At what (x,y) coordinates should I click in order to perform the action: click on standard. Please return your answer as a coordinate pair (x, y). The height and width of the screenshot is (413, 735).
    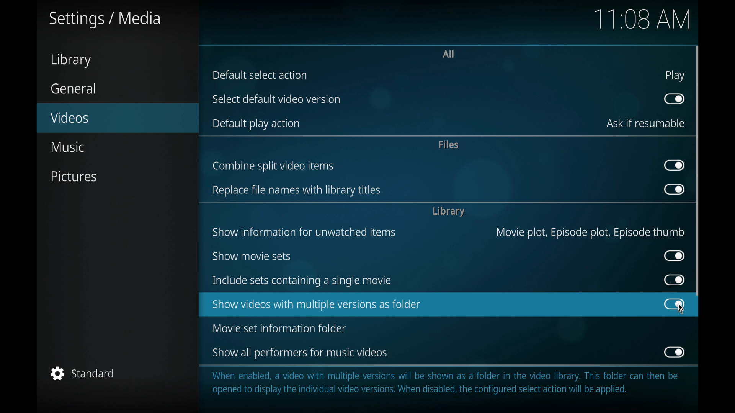
    Looking at the image, I should click on (83, 373).